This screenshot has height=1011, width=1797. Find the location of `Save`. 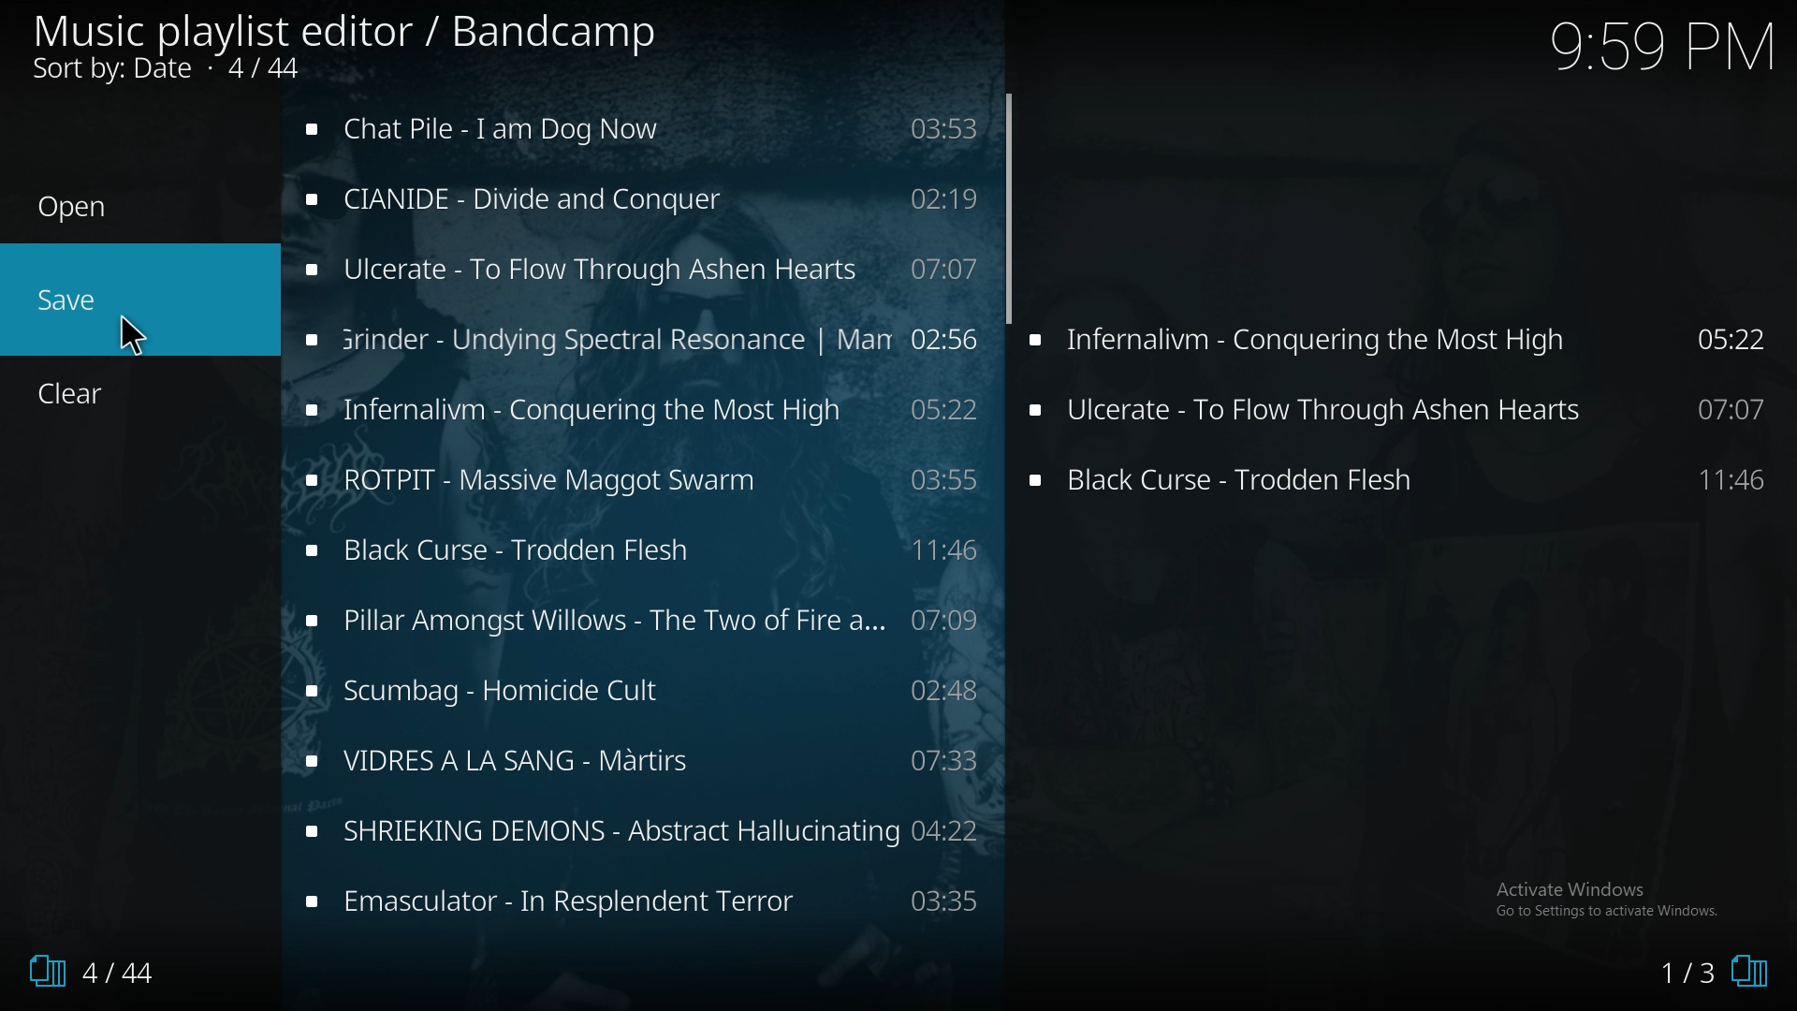

Save is located at coordinates (70, 300).